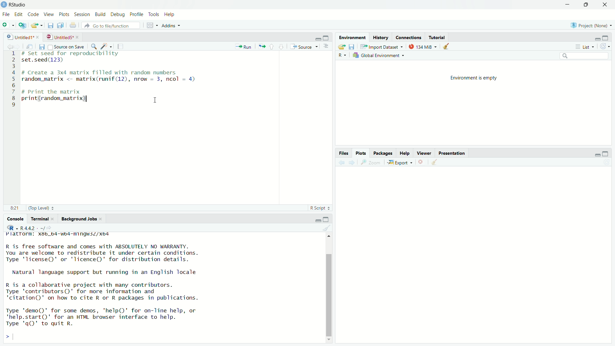  I want to click on export, so click(342, 46).